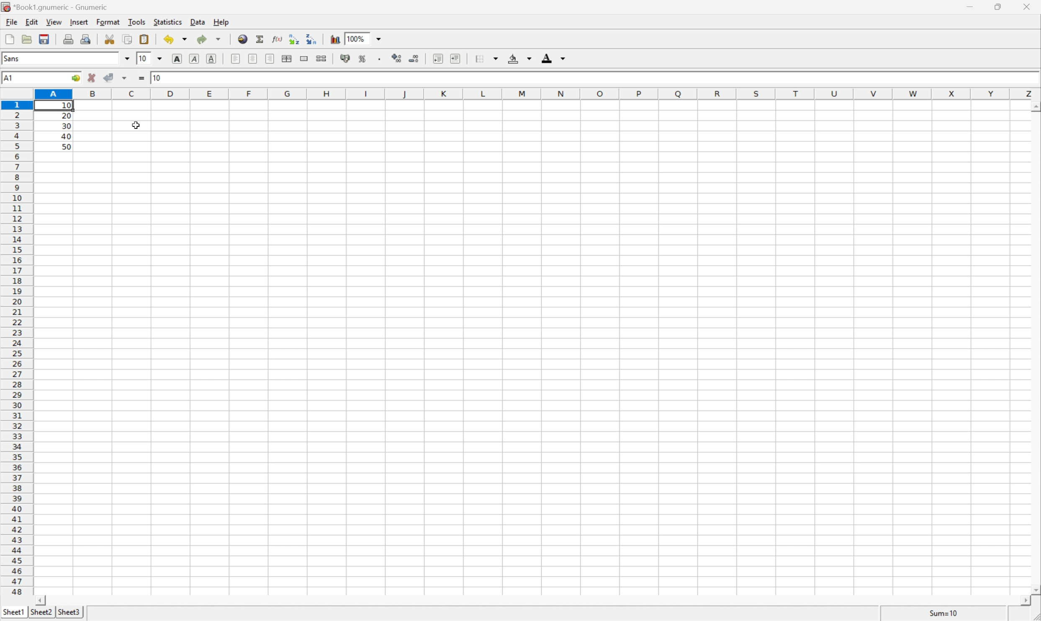  Describe the element at coordinates (10, 77) in the screenshot. I see `A1` at that location.